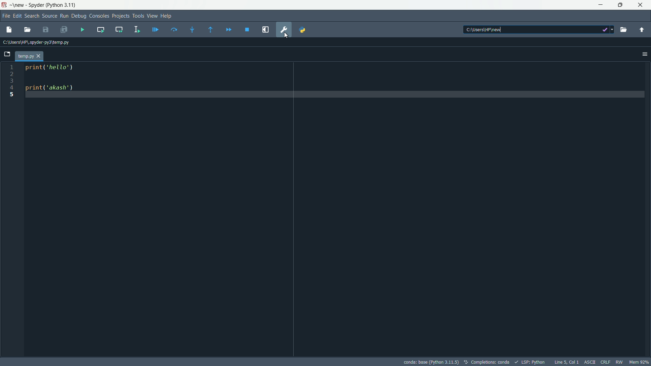 This screenshot has width=651, height=366. Describe the element at coordinates (138, 16) in the screenshot. I see `tools menu` at that location.